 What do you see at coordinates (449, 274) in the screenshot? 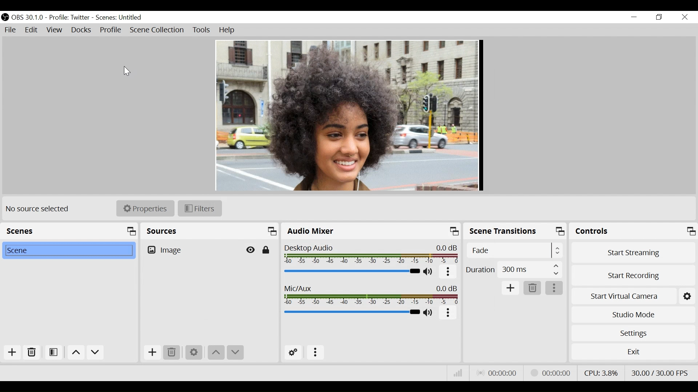
I see `More Options` at bounding box center [449, 274].